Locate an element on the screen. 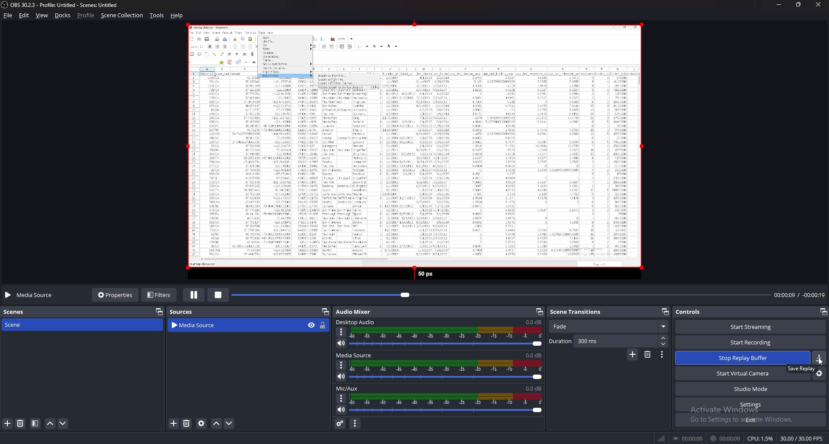  cursor is located at coordinates (821, 361).